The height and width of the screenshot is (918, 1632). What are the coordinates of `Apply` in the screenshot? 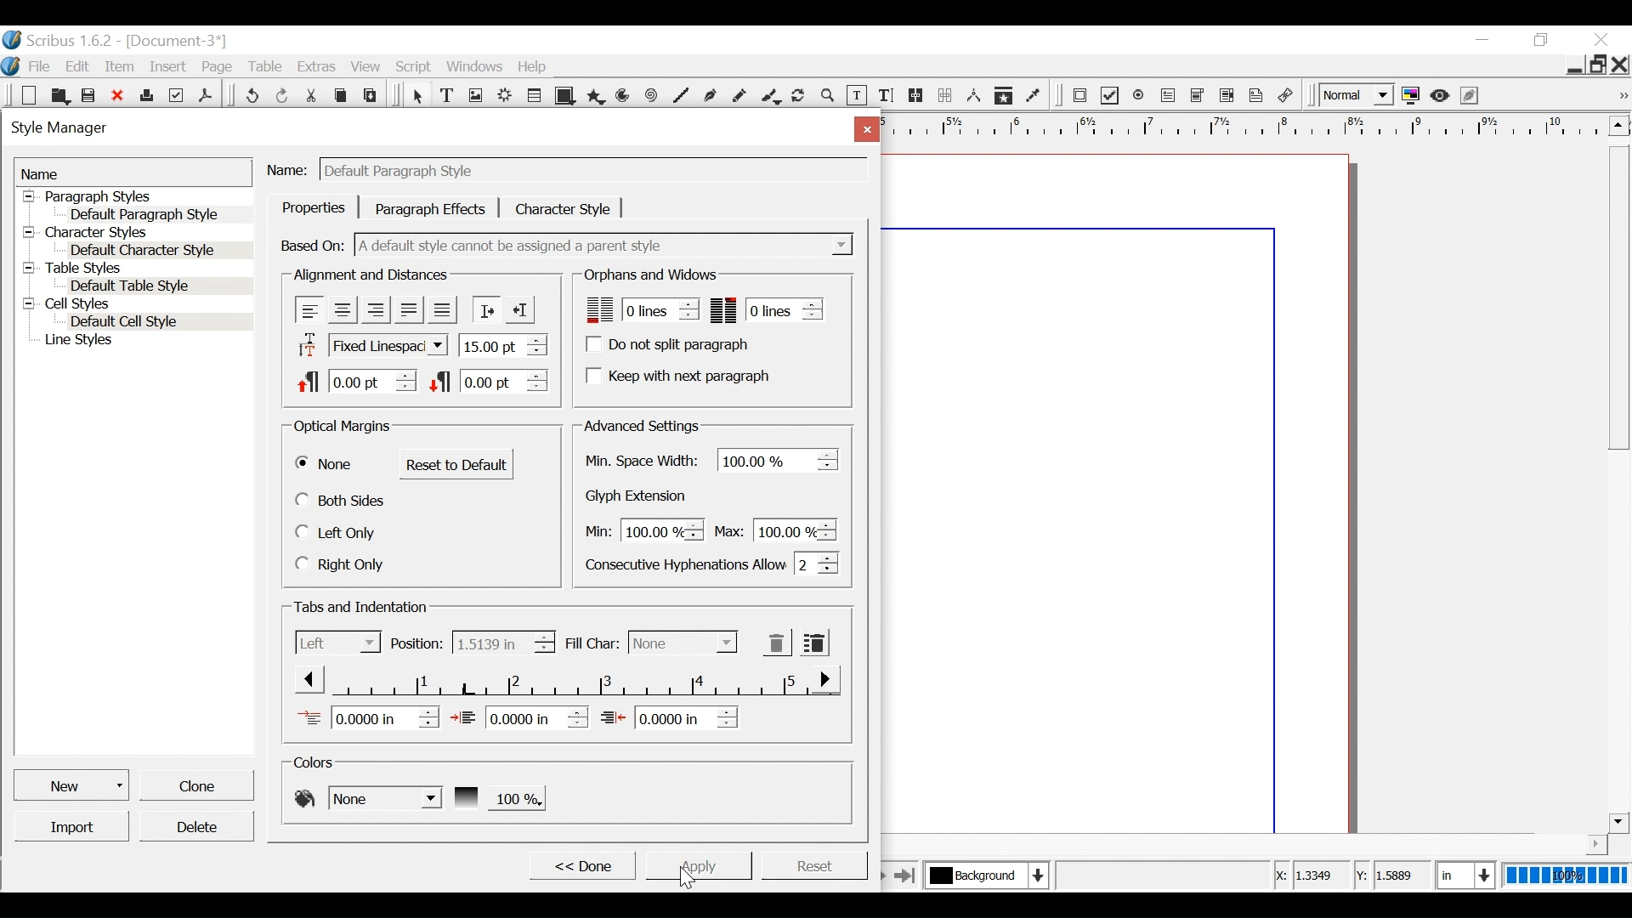 It's located at (697, 864).